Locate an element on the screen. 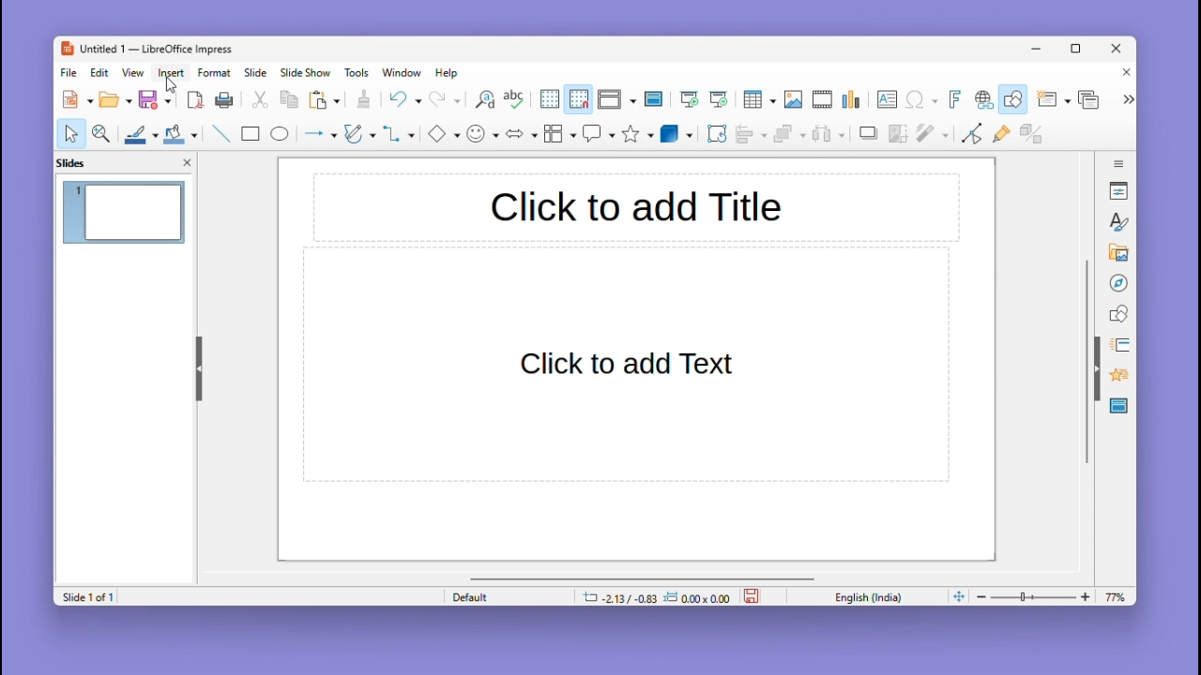 The image size is (1201, 675). Default is located at coordinates (506, 596).